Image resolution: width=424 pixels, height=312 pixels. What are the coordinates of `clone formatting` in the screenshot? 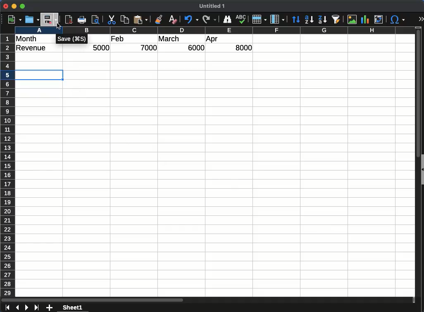 It's located at (160, 19).